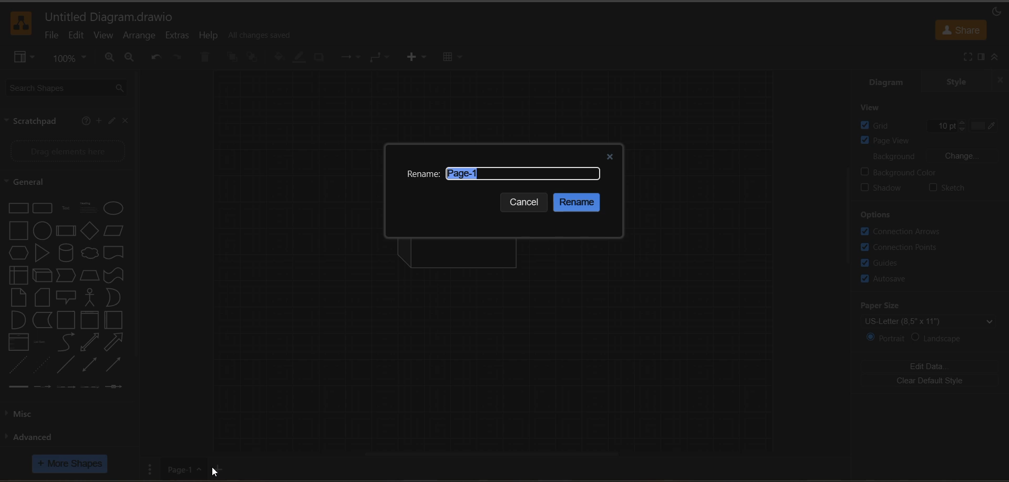  Describe the element at coordinates (877, 108) in the screenshot. I see `view` at that location.